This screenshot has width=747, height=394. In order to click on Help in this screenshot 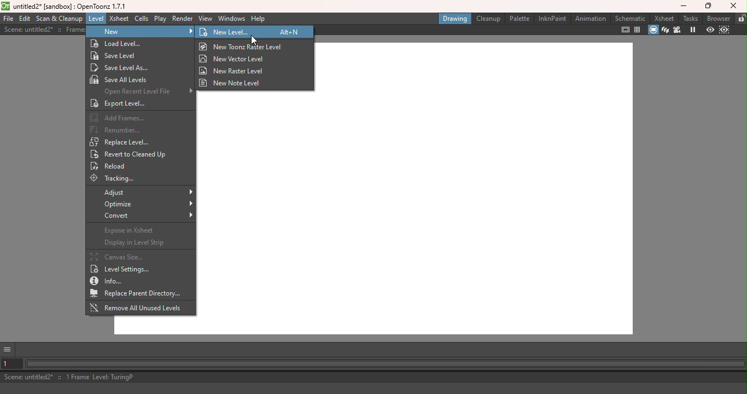, I will do `click(259, 19)`.